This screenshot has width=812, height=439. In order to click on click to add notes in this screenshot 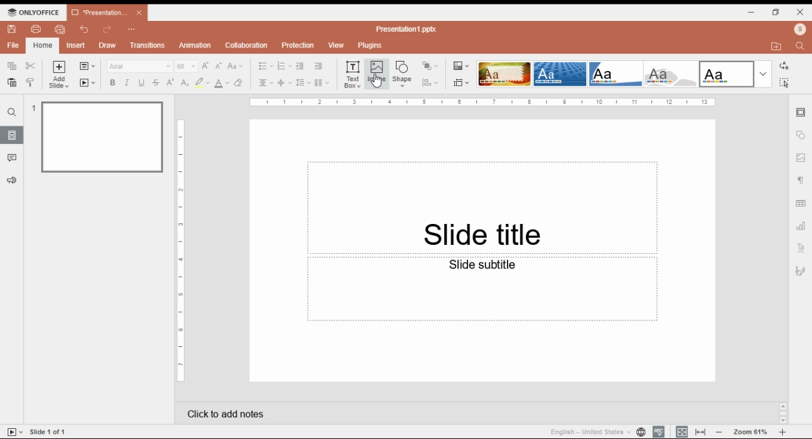, I will do `click(464, 410)`.